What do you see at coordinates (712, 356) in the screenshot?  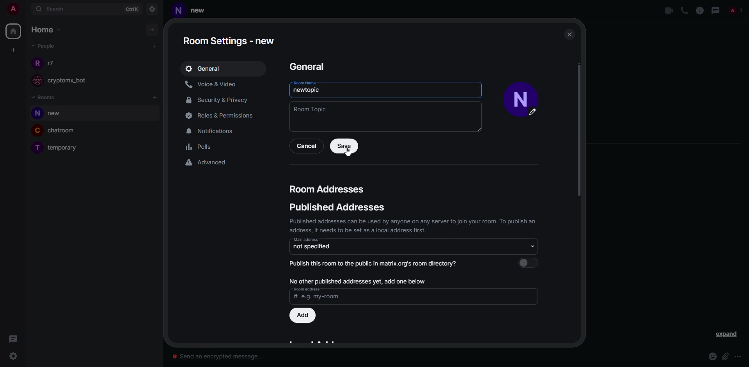 I see `emoji` at bounding box center [712, 356].